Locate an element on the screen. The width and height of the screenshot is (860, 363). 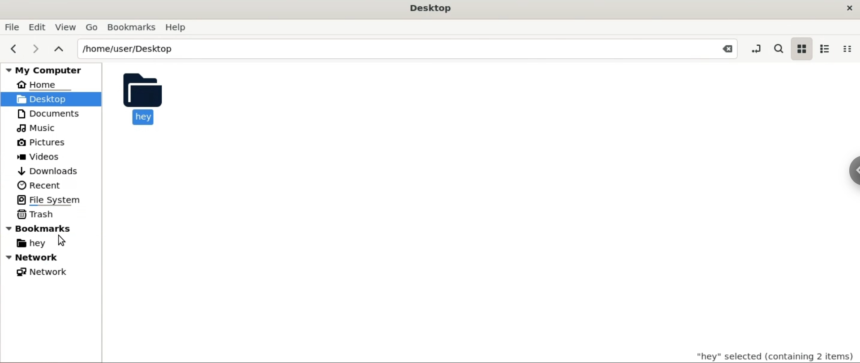
"hey" selected (containing 2 items) is located at coordinates (763, 354).